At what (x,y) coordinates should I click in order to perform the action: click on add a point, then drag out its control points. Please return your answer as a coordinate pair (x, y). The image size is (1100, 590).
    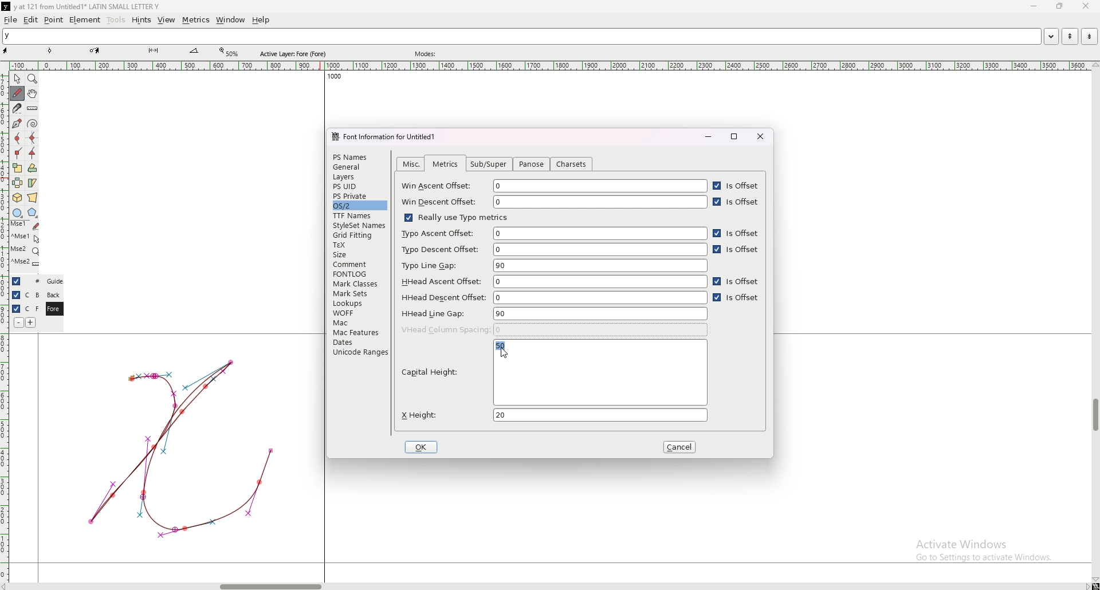
    Looking at the image, I should click on (16, 123).